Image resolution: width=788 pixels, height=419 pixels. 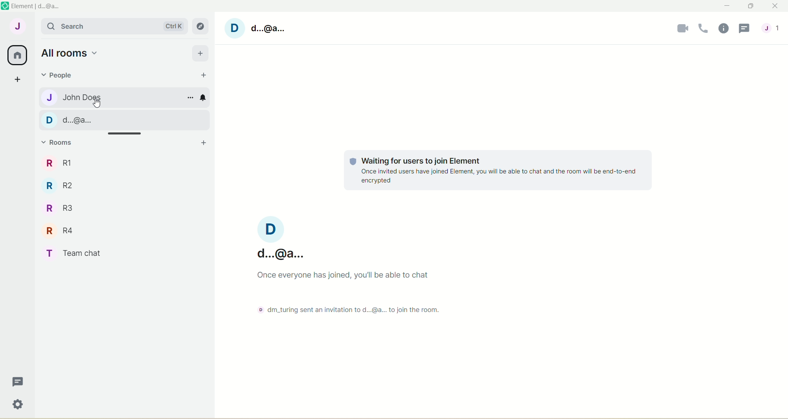 What do you see at coordinates (62, 207) in the screenshot?
I see `R R3` at bounding box center [62, 207].